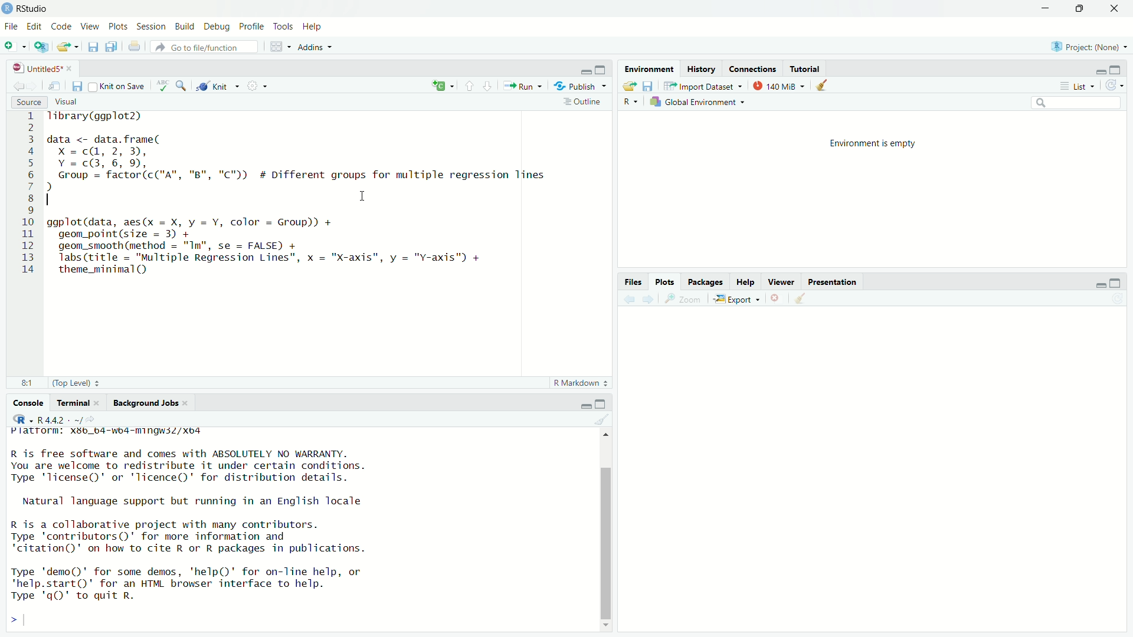 The height and width of the screenshot is (637, 1133). I want to click on refresh, so click(1117, 87).